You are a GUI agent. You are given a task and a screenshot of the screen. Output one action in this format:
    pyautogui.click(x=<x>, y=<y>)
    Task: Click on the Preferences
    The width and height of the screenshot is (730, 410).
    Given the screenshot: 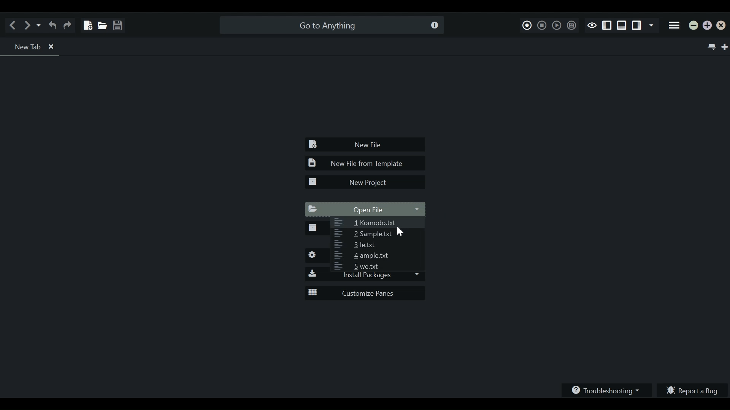 What is the action you would take?
    pyautogui.click(x=316, y=256)
    